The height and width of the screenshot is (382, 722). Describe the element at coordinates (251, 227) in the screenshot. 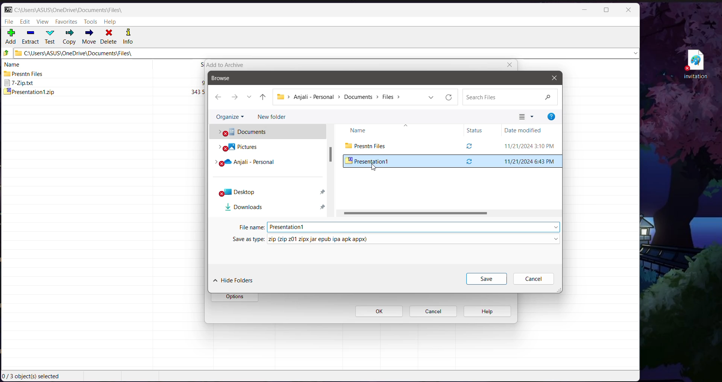

I see `File Name` at that location.